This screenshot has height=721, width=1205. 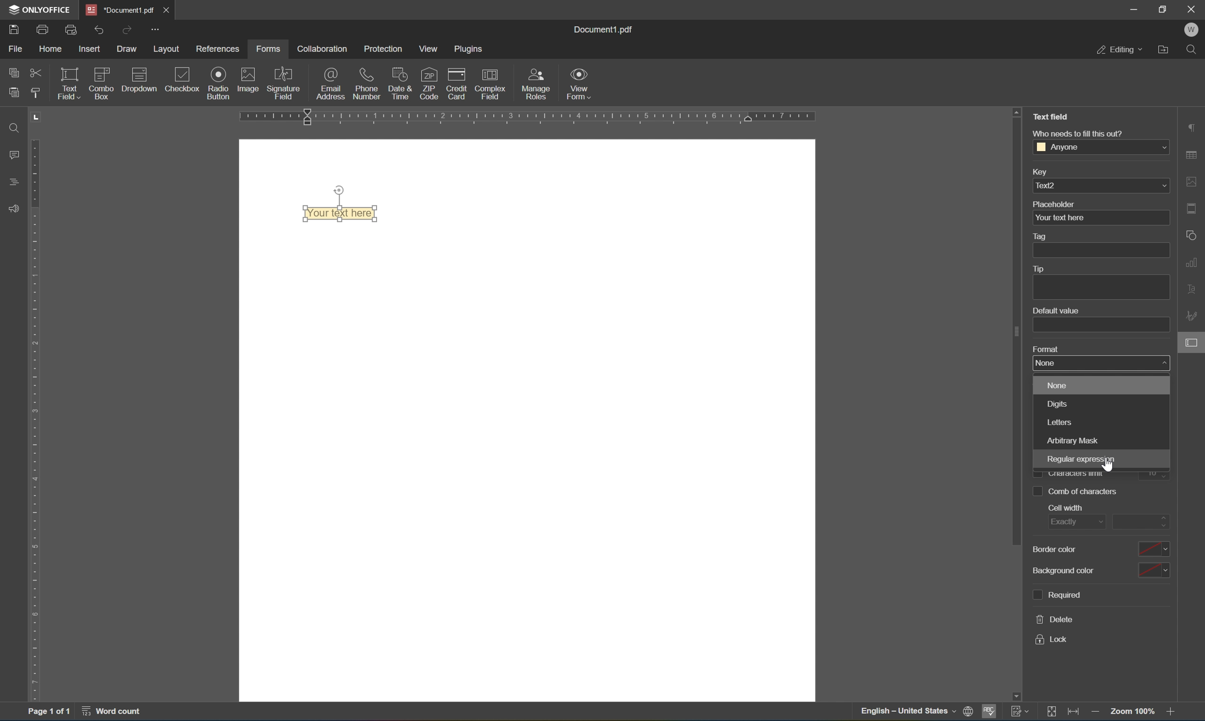 What do you see at coordinates (1191, 313) in the screenshot?
I see `signature settings` at bounding box center [1191, 313].